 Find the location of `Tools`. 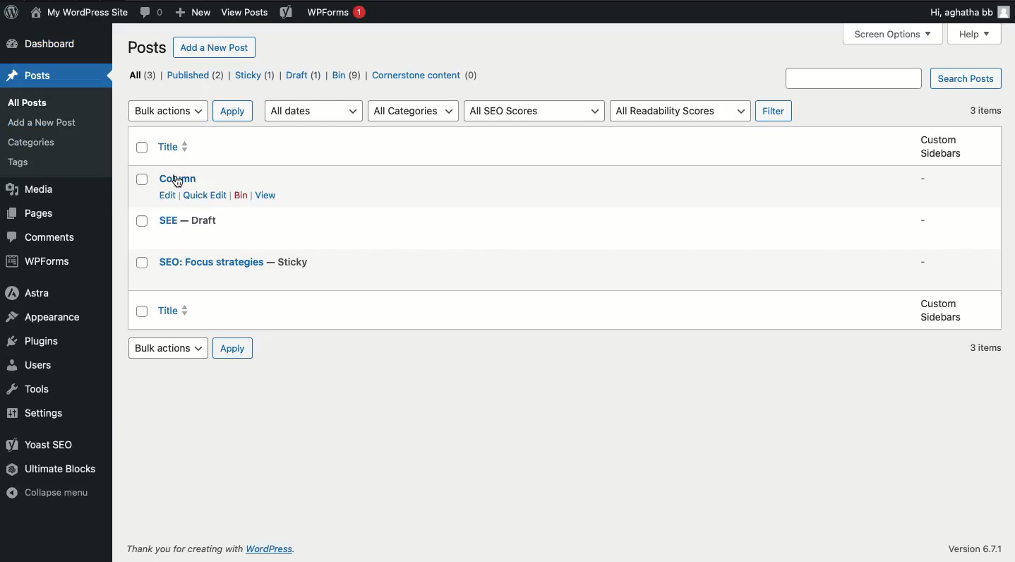

Tools is located at coordinates (29, 390).